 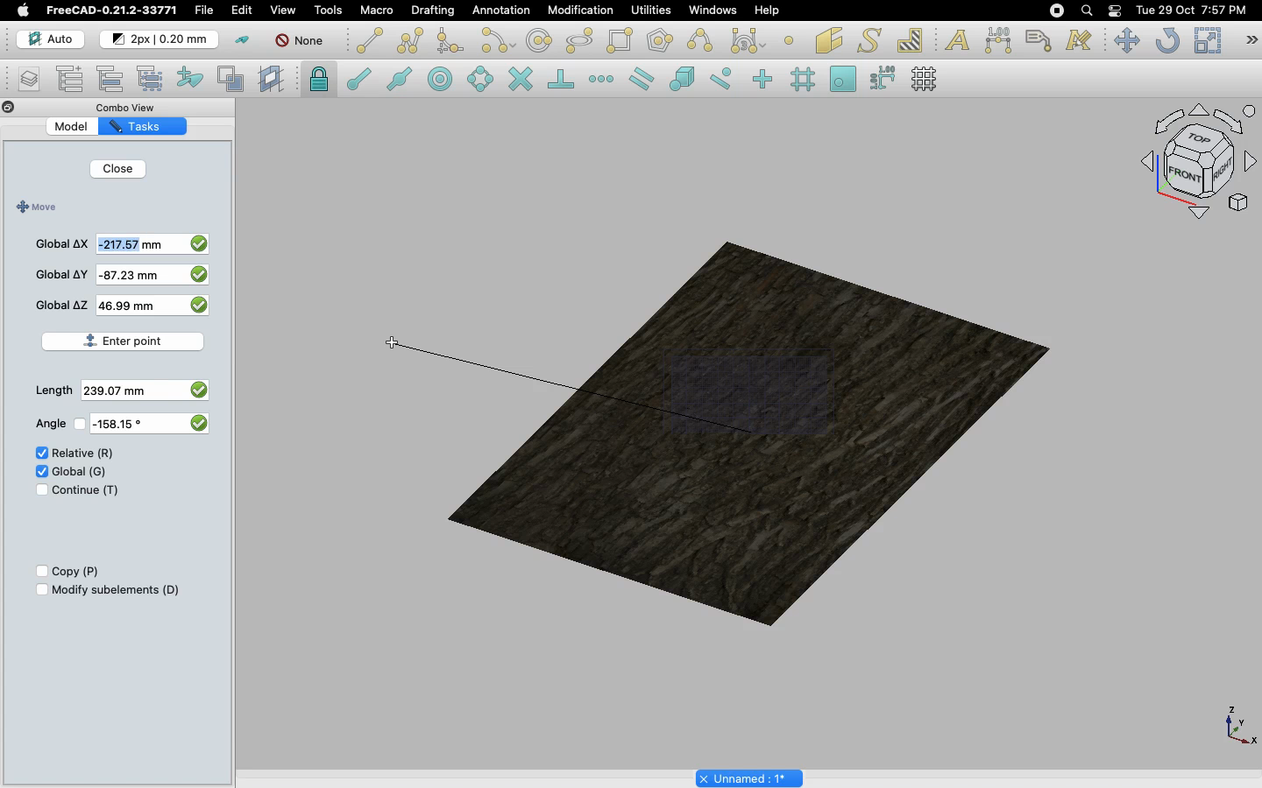 I want to click on Annotation, so click(x=501, y=10).